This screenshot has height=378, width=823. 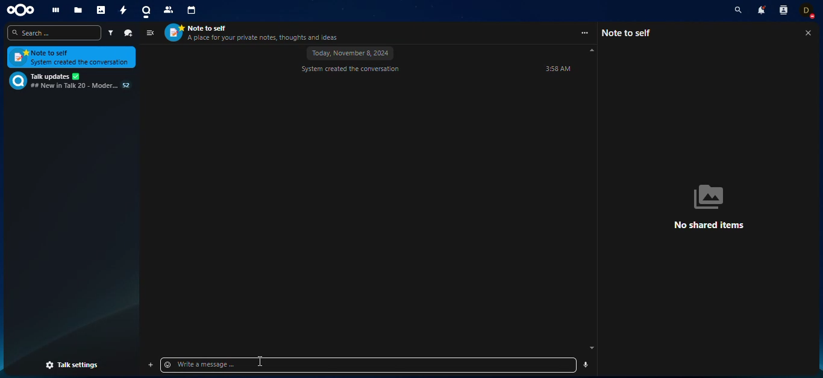 I want to click on close, so click(x=807, y=34).